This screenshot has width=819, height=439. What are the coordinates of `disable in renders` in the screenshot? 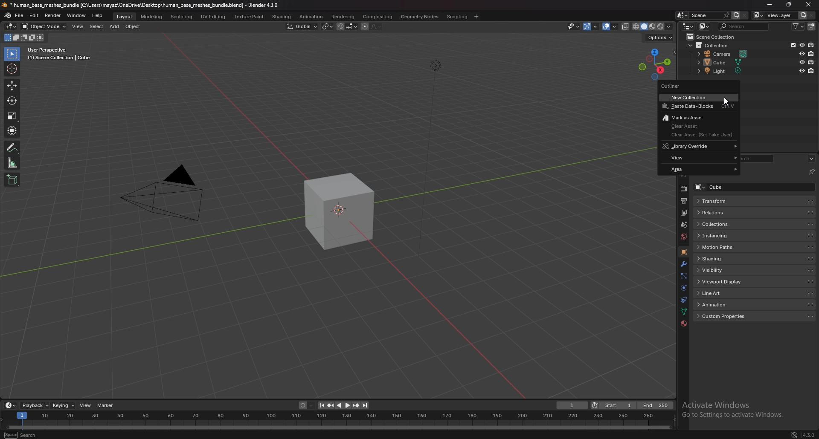 It's located at (812, 70).